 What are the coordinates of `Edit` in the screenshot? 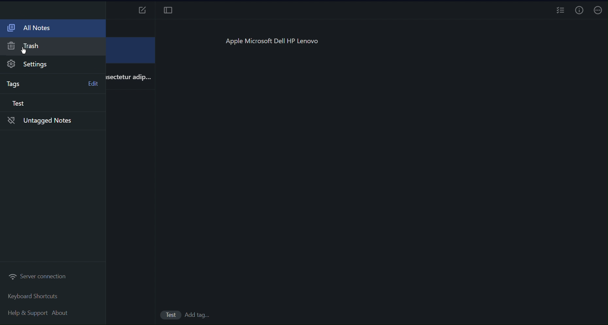 It's located at (93, 84).